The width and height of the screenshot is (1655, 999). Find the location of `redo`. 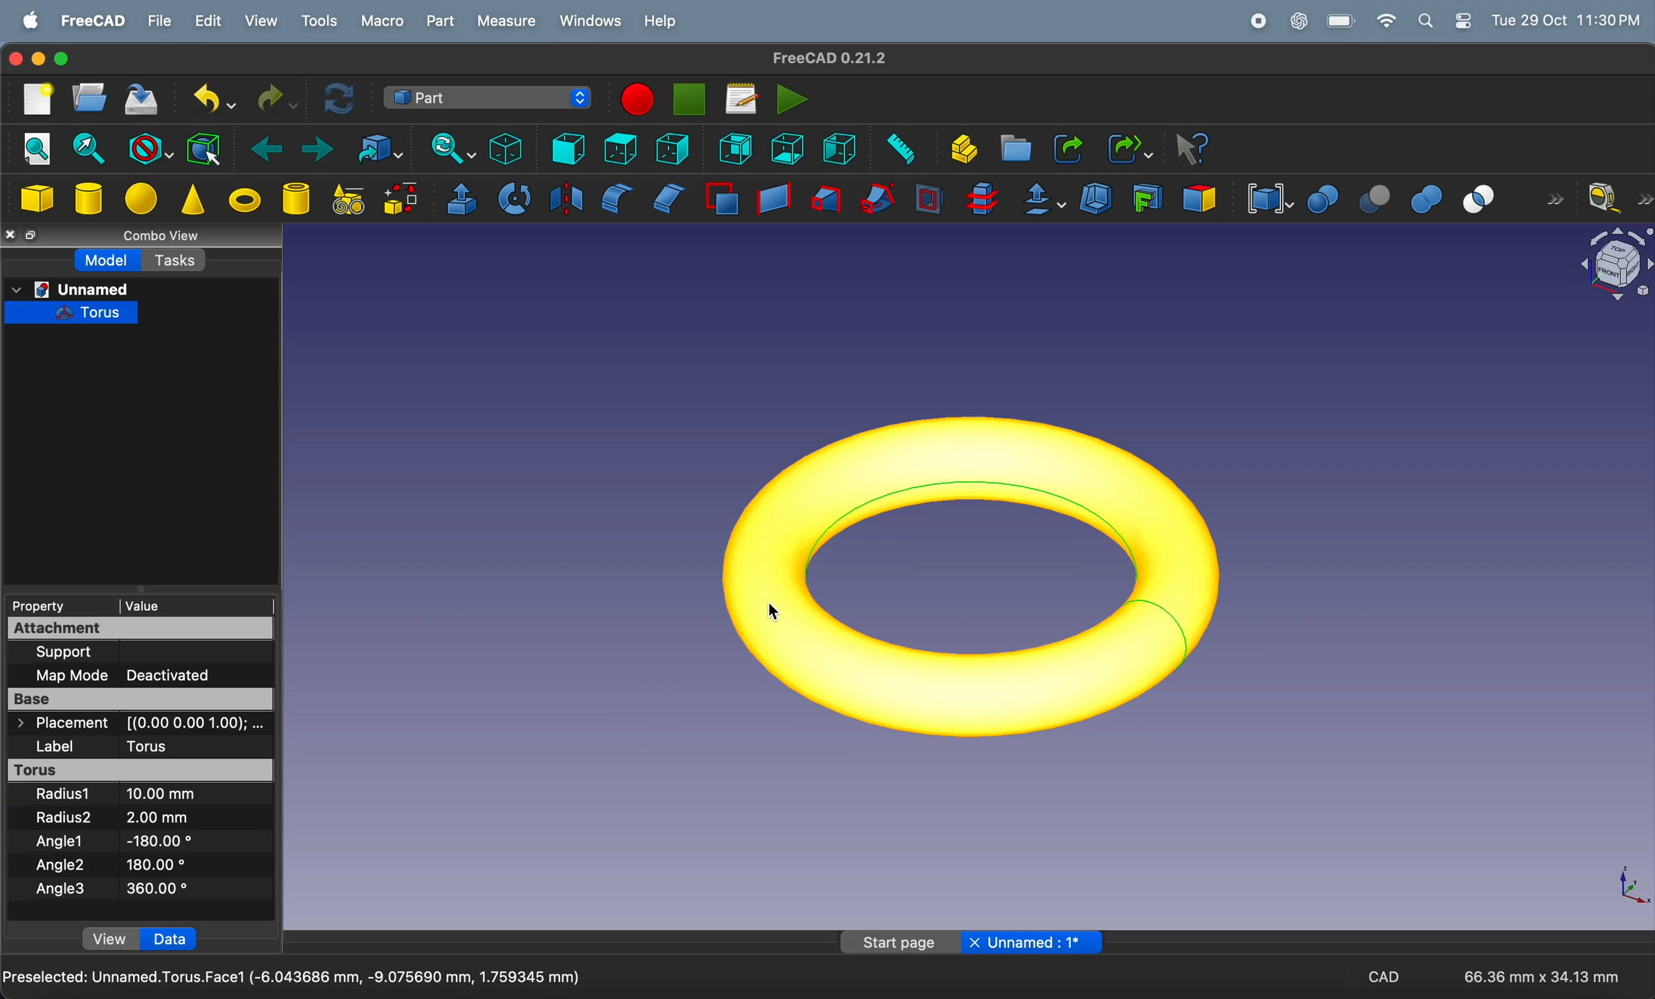

redo is located at coordinates (275, 96).